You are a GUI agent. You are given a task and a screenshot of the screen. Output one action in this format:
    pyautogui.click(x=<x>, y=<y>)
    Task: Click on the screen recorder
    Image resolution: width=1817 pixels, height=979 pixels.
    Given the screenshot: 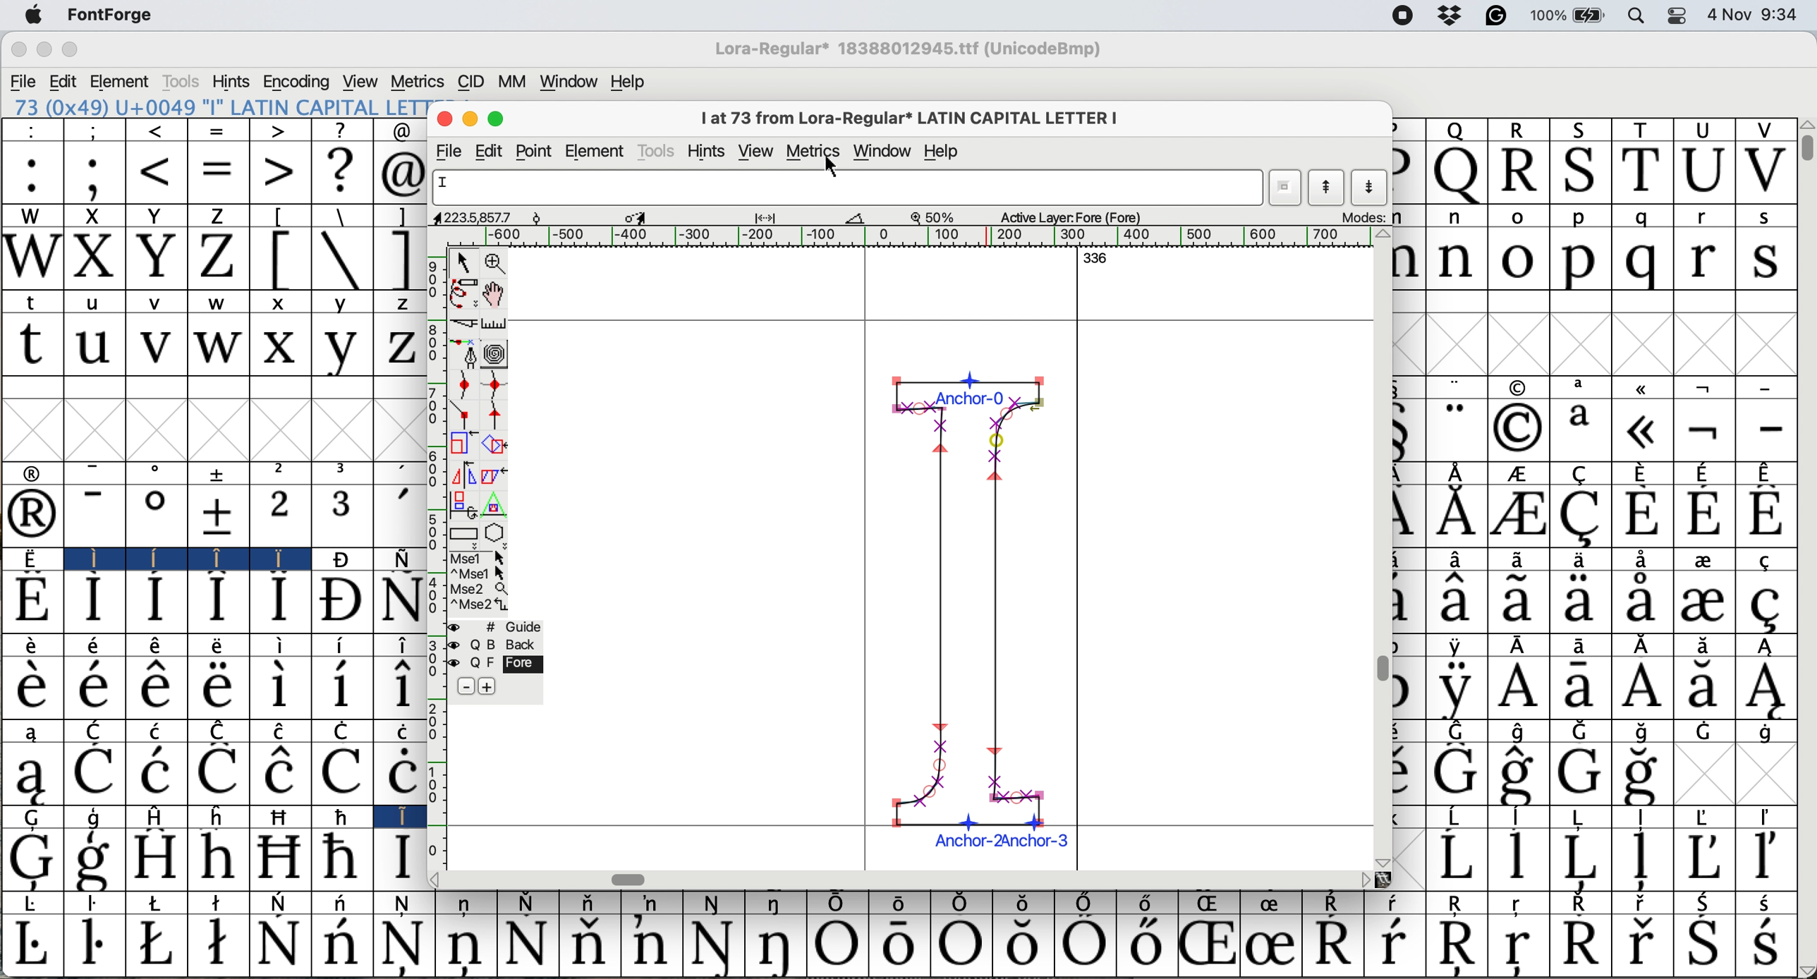 What is the action you would take?
    pyautogui.click(x=1402, y=17)
    